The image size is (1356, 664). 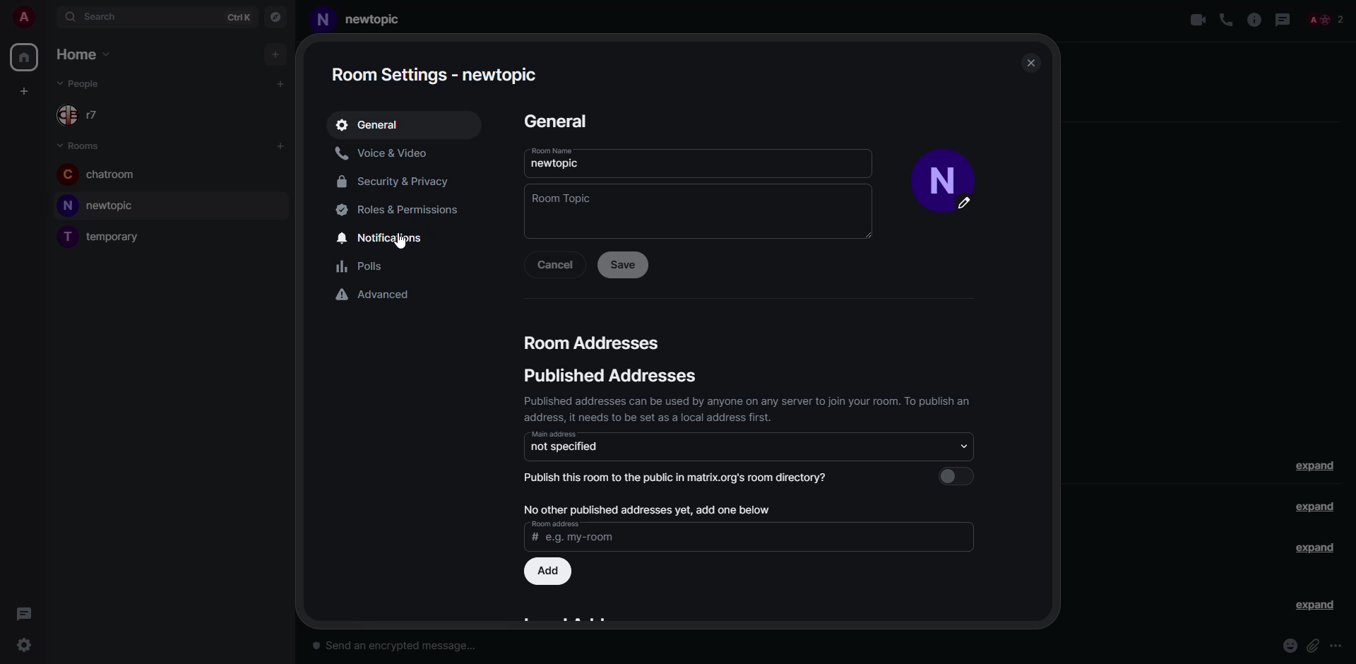 What do you see at coordinates (85, 117) in the screenshot?
I see `r7` at bounding box center [85, 117].